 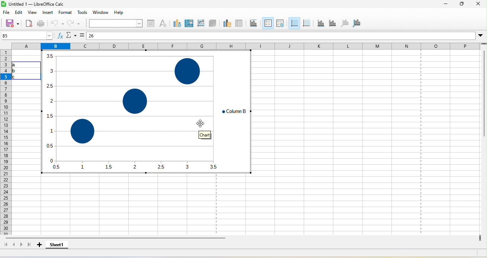 I want to click on function wizard, so click(x=58, y=35).